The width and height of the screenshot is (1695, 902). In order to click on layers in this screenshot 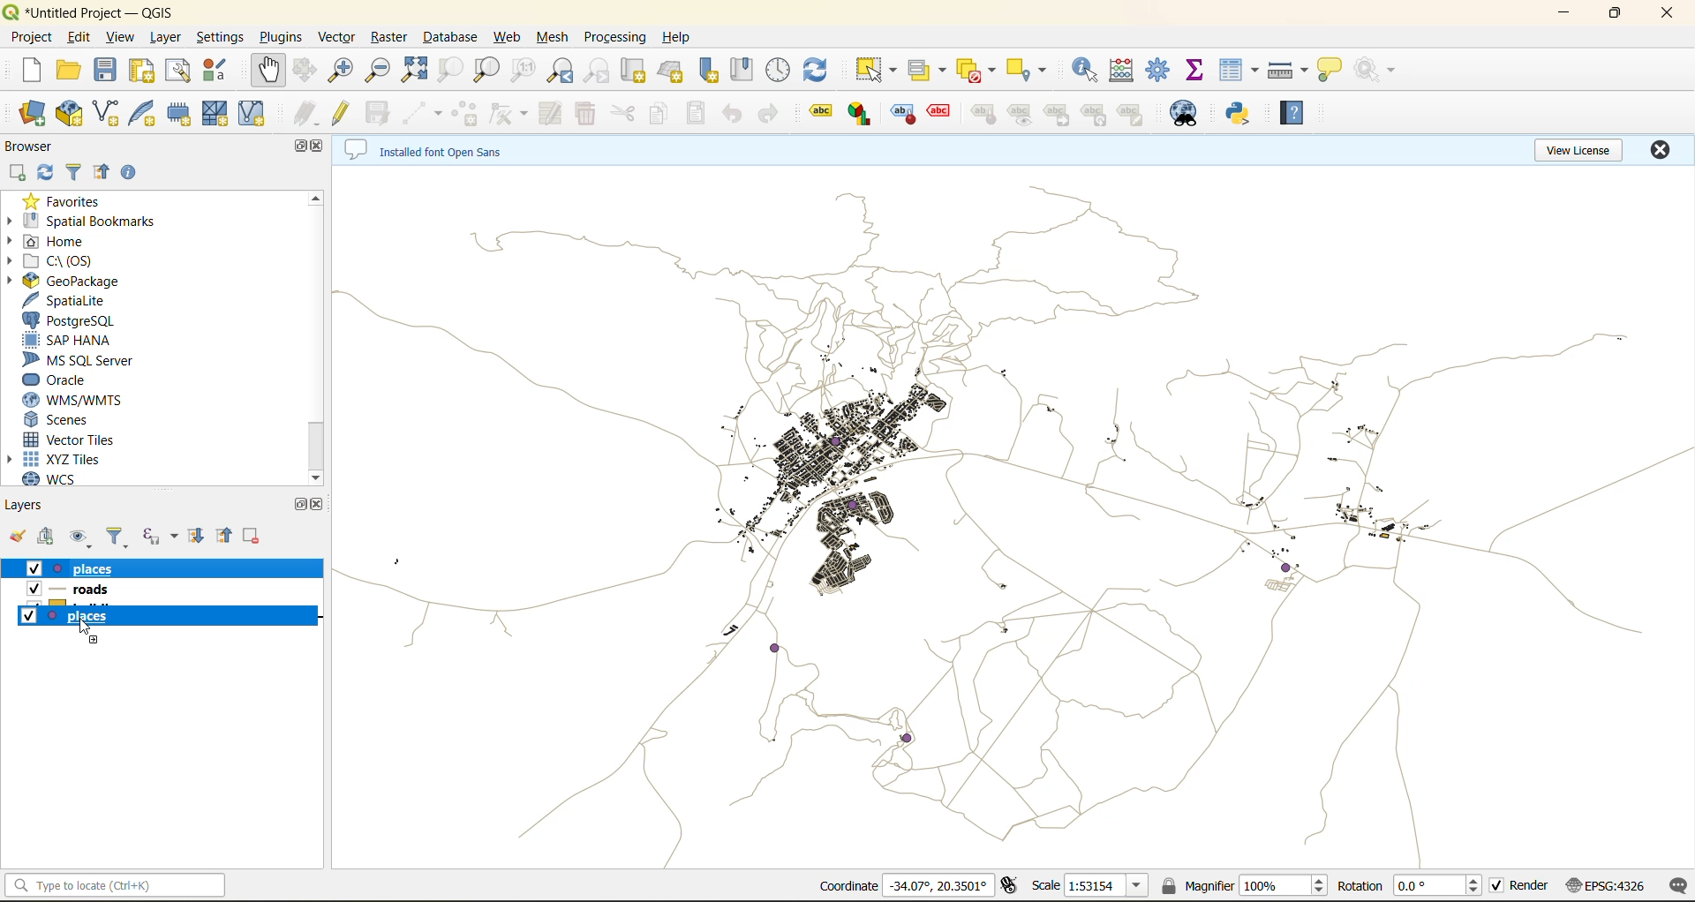, I will do `click(1010, 512)`.